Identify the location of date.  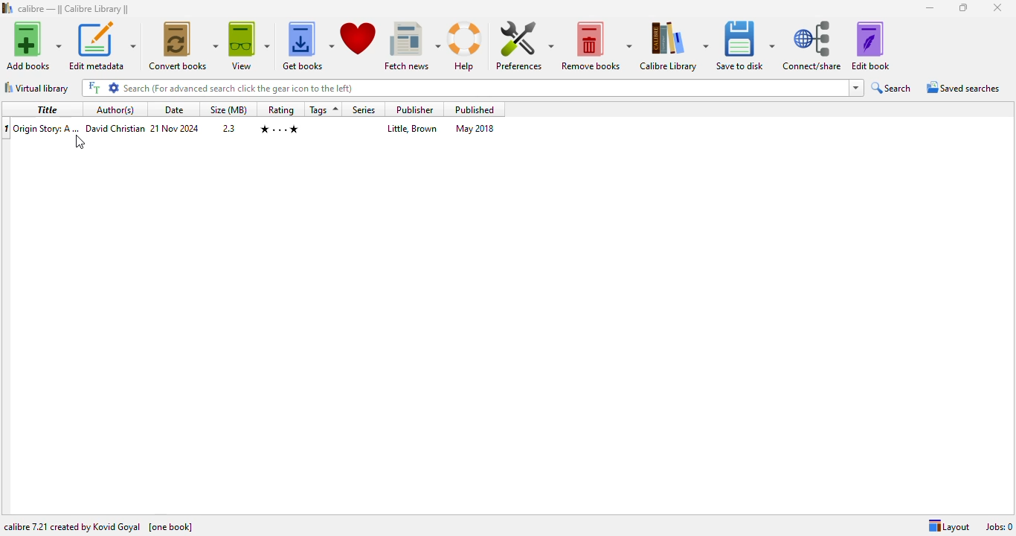
(174, 110).